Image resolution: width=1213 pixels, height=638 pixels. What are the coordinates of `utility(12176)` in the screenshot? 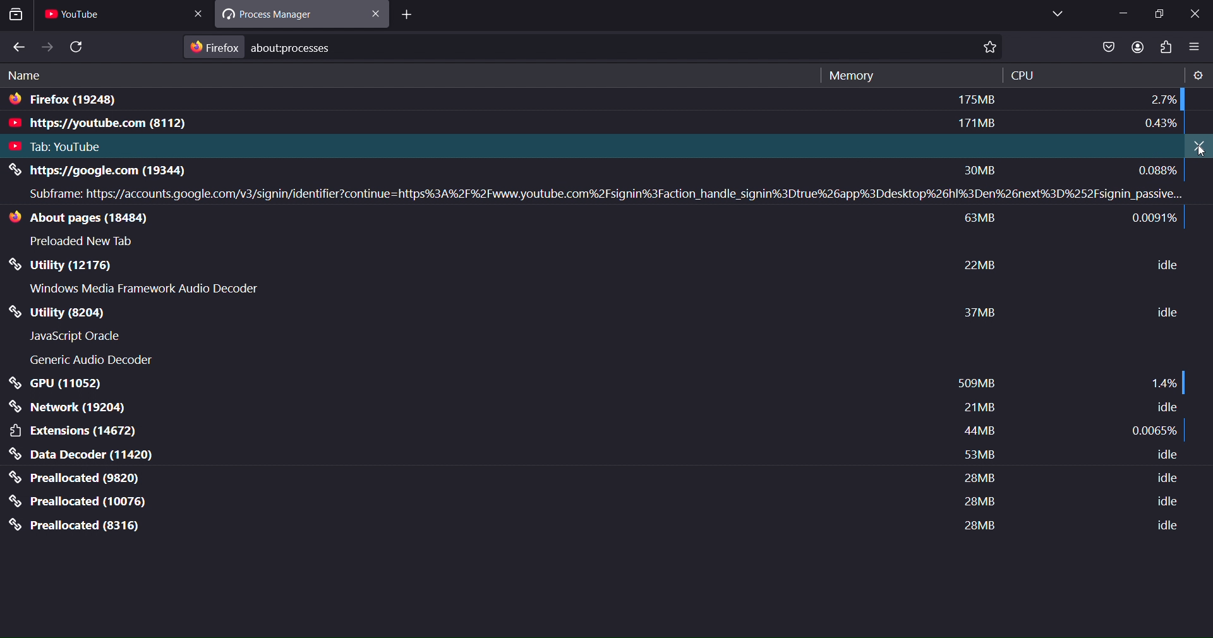 It's located at (121, 267).